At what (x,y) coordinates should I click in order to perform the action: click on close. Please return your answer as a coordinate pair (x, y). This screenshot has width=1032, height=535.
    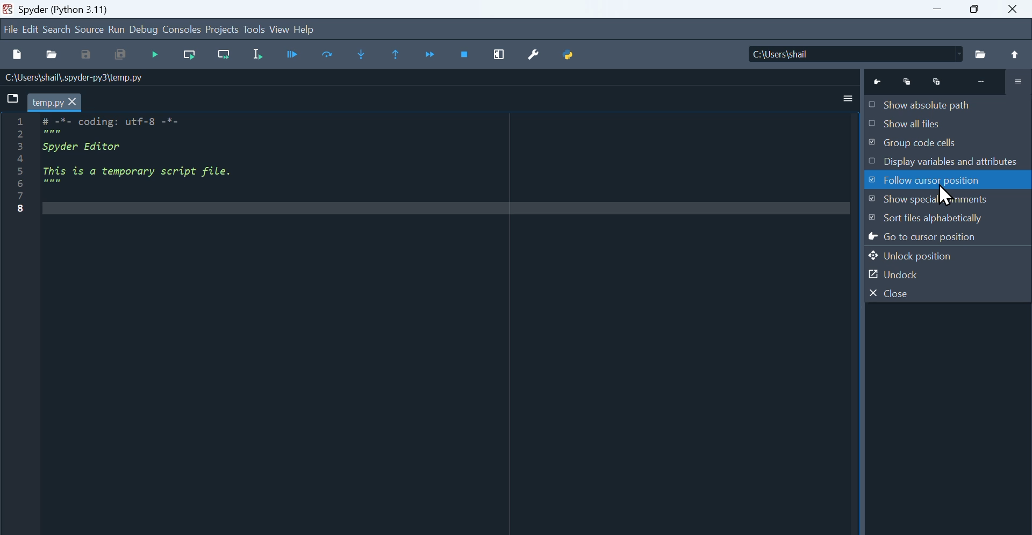
    Looking at the image, I should click on (920, 292).